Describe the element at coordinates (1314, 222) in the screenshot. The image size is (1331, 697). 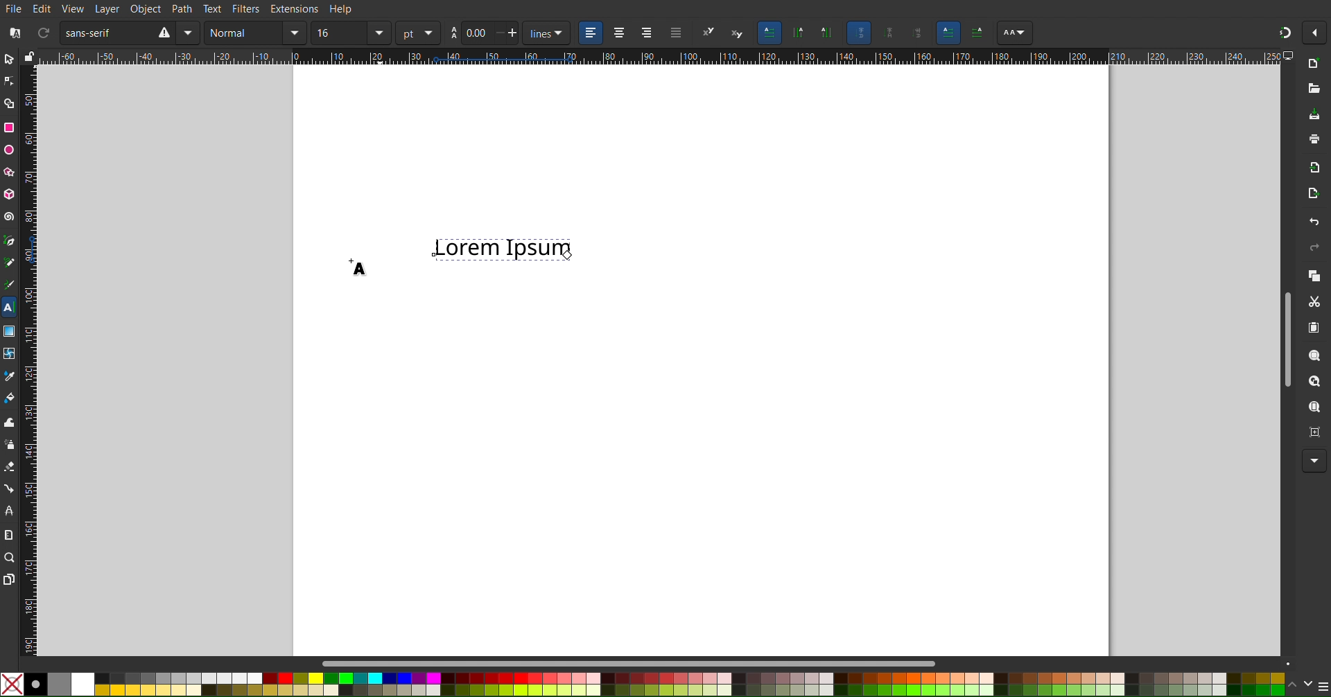
I see `Undo` at that location.